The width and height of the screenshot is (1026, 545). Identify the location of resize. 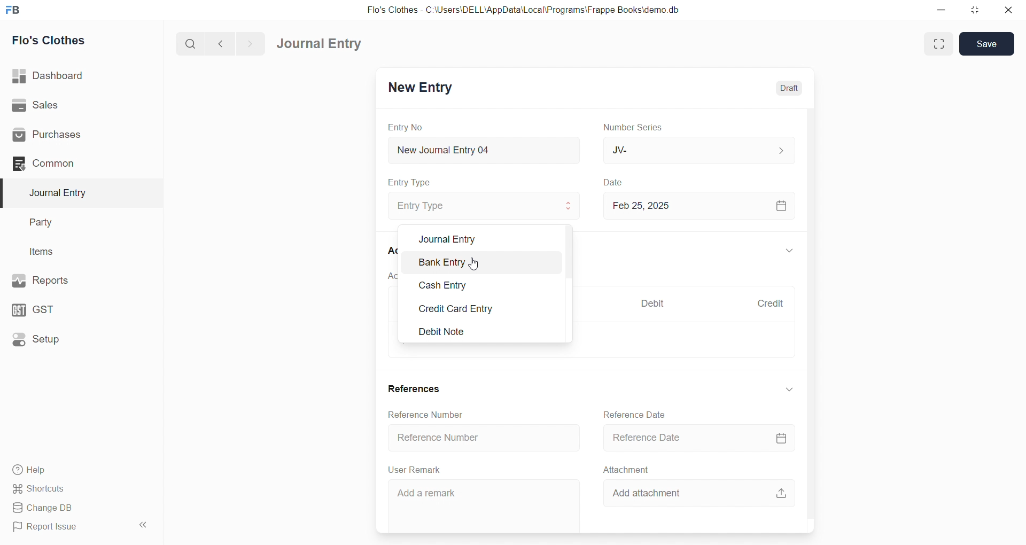
(974, 10).